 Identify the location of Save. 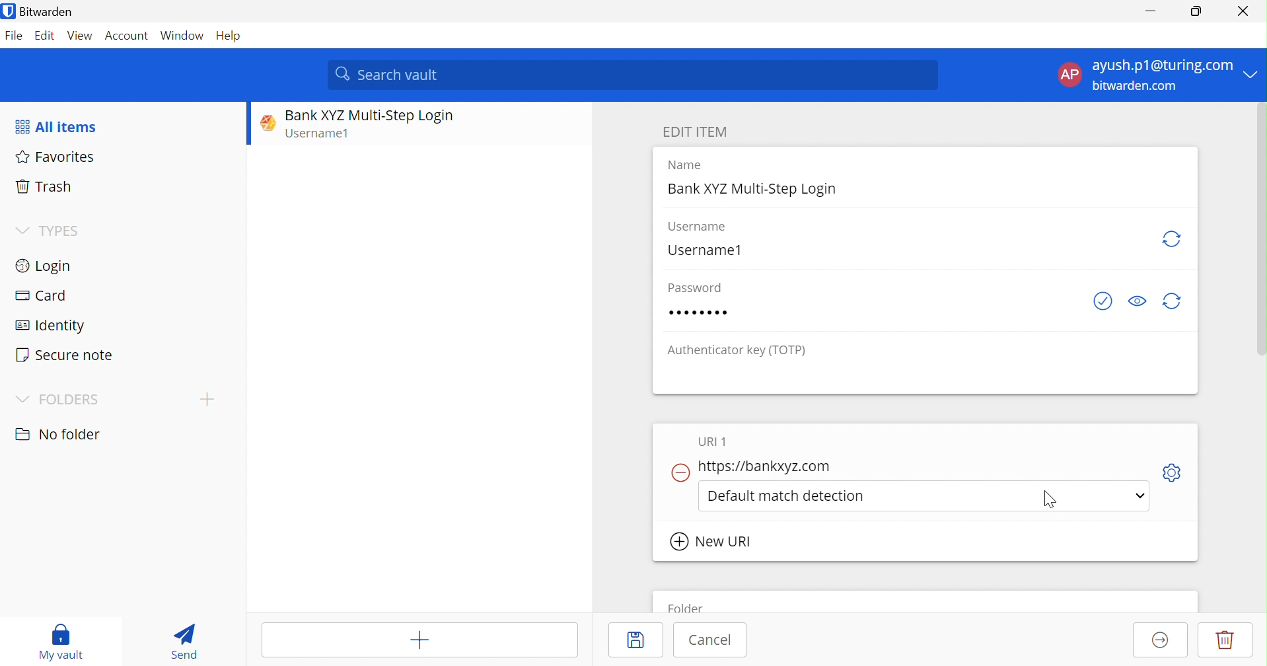
(639, 640).